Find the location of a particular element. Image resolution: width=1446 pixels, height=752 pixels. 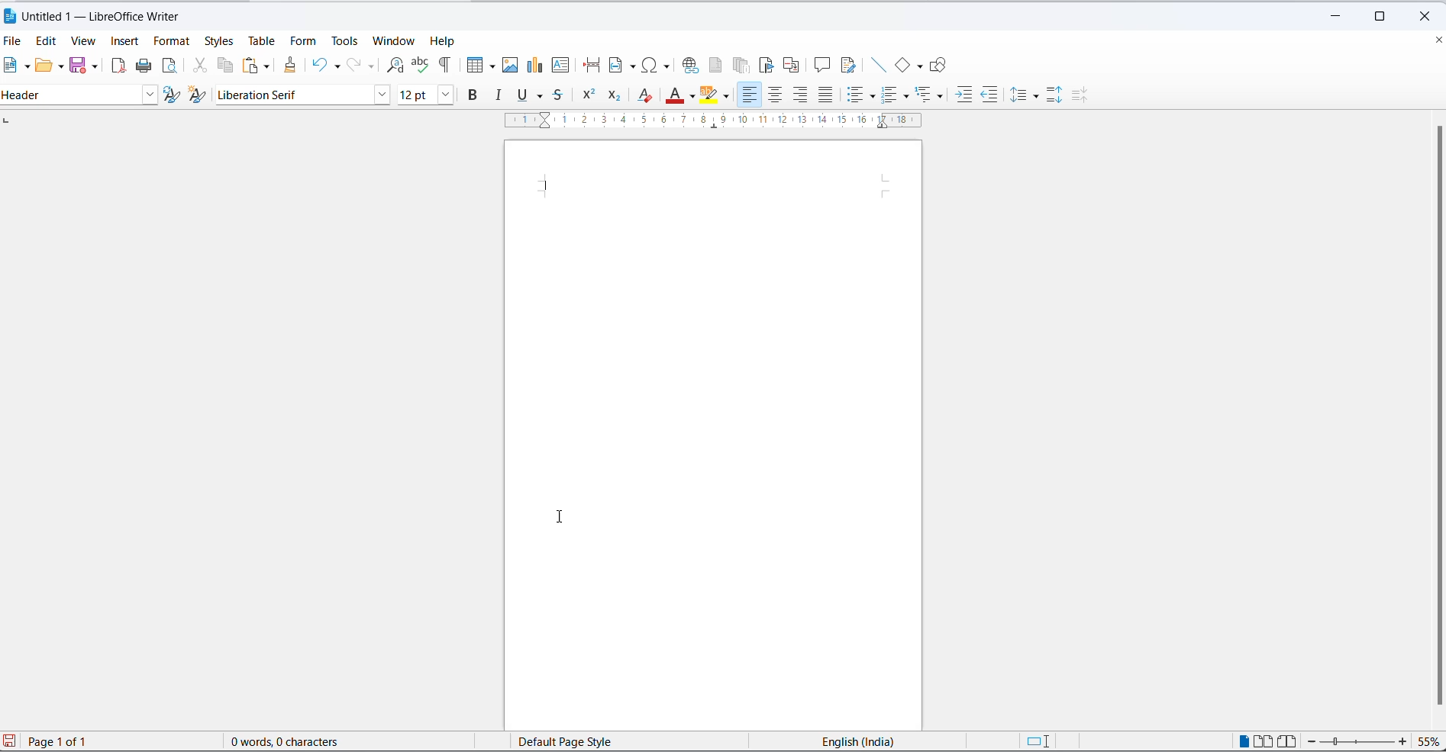

decrease zoom is located at coordinates (1315, 741).